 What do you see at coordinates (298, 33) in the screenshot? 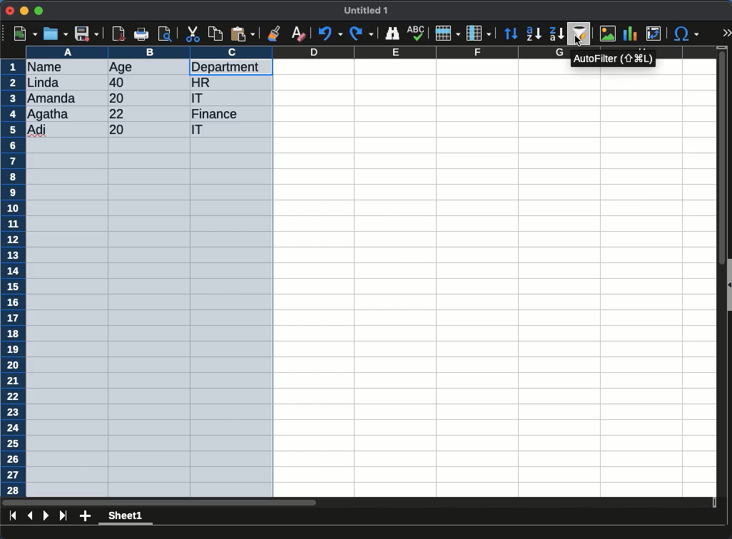
I see `clear formatting` at bounding box center [298, 33].